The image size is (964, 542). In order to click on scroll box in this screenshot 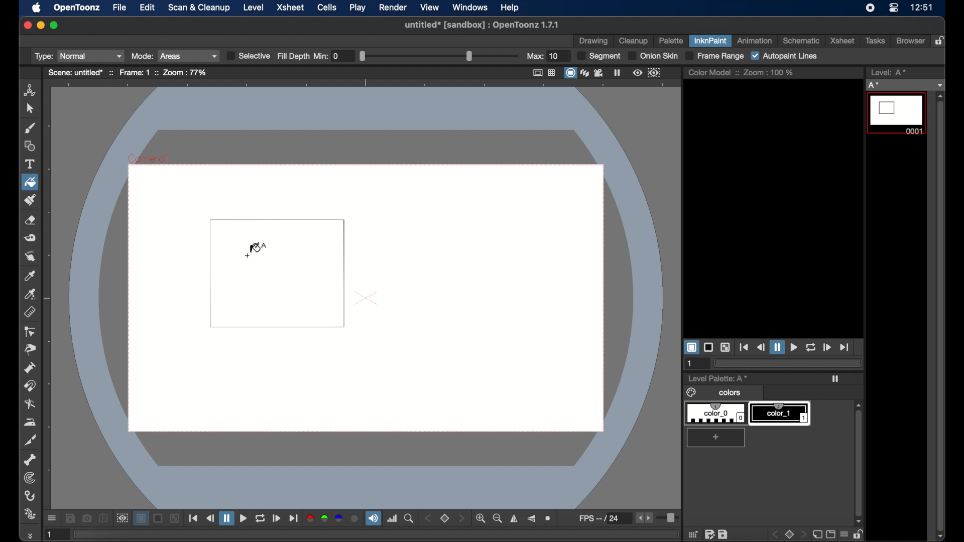, I will do `click(940, 316)`.